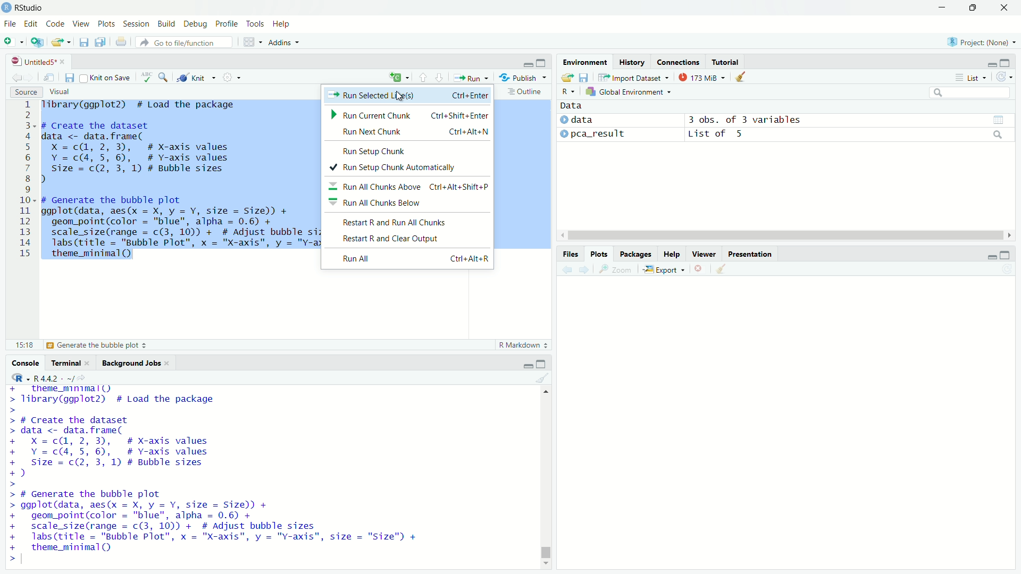 This screenshot has height=574, width=1021. What do you see at coordinates (566, 269) in the screenshot?
I see `previous plot` at bounding box center [566, 269].